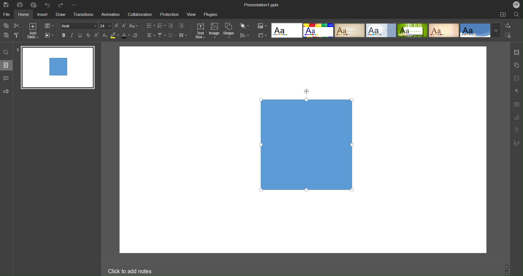 The height and width of the screenshot is (276, 523). I want to click on Plugins, so click(210, 13).